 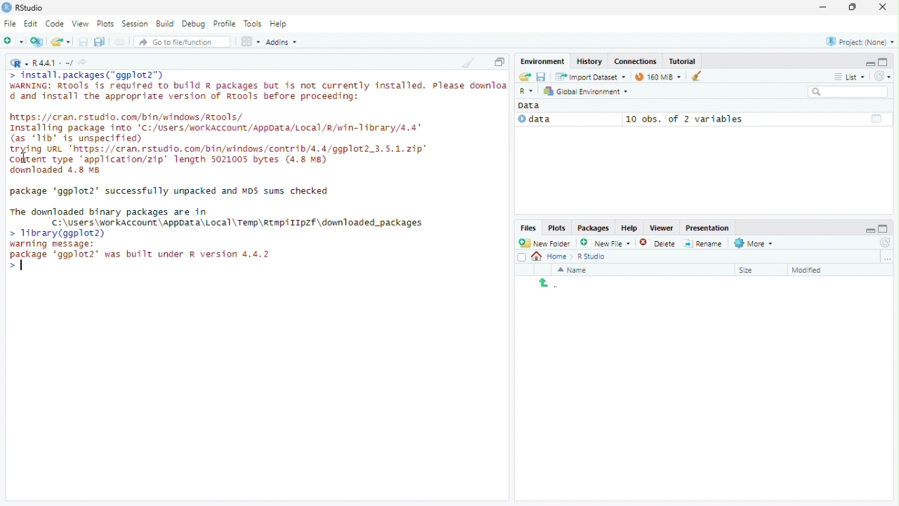 What do you see at coordinates (281, 25) in the screenshot?
I see `Help` at bounding box center [281, 25].